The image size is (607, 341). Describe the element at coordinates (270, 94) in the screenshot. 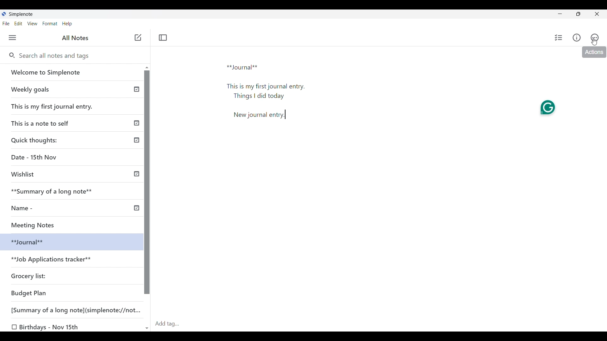

I see `Existing text in current note` at that location.